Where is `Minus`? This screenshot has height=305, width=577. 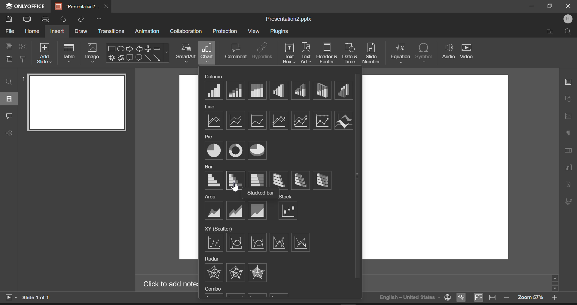 Minus is located at coordinates (157, 49).